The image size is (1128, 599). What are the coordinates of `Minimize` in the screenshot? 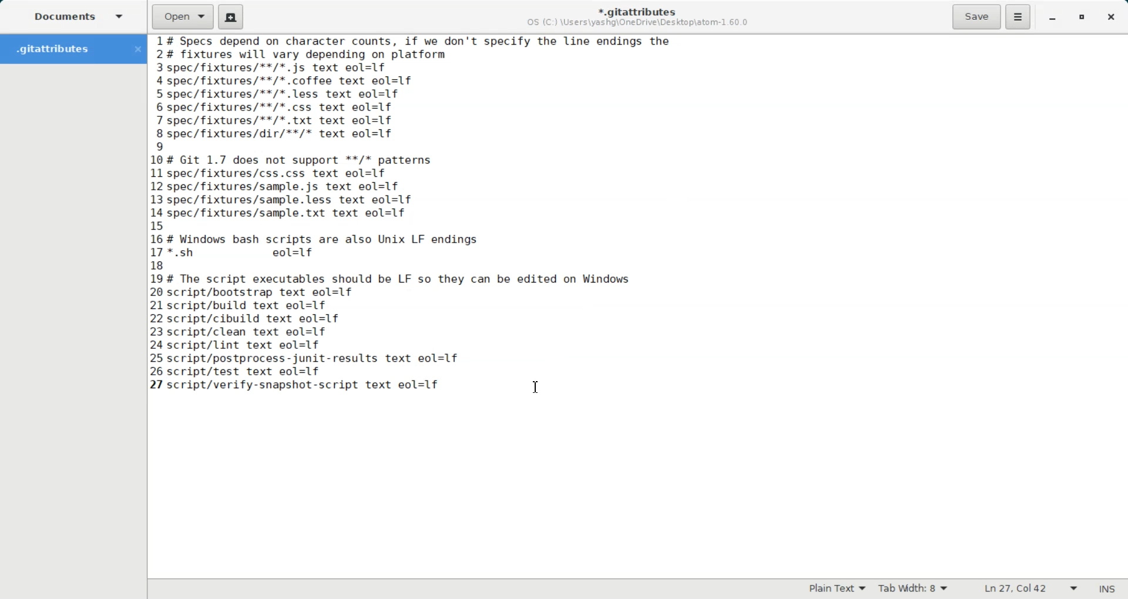 It's located at (1052, 19).